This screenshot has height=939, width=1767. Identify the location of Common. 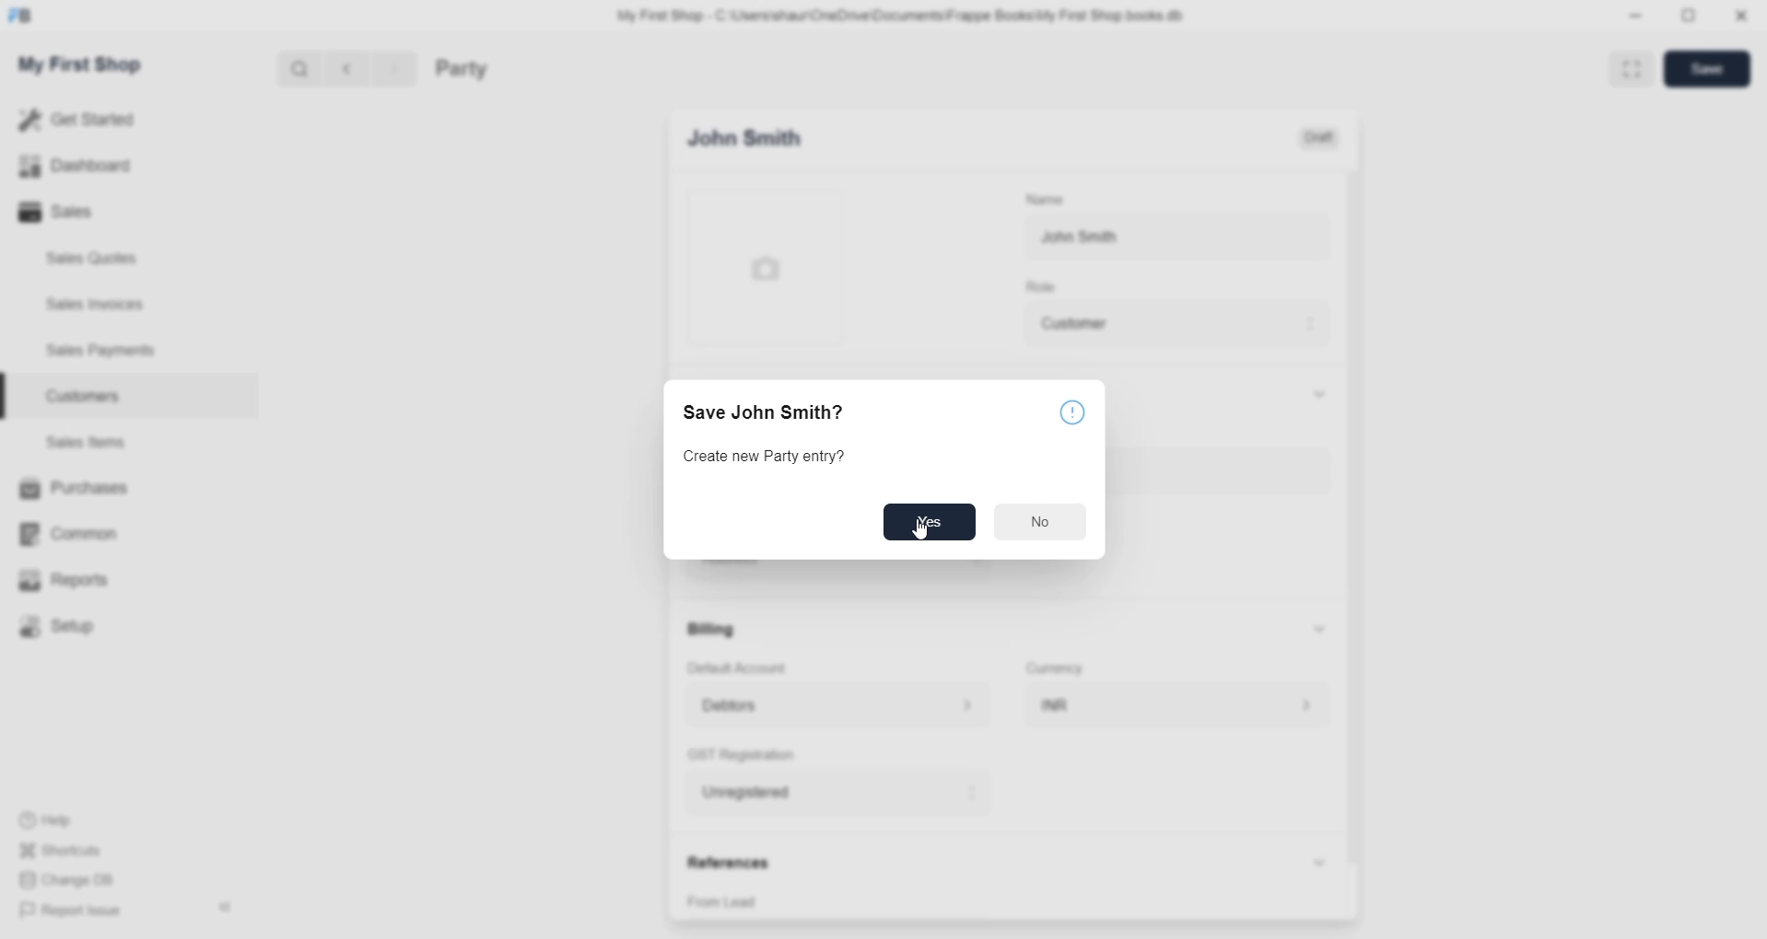
(72, 535).